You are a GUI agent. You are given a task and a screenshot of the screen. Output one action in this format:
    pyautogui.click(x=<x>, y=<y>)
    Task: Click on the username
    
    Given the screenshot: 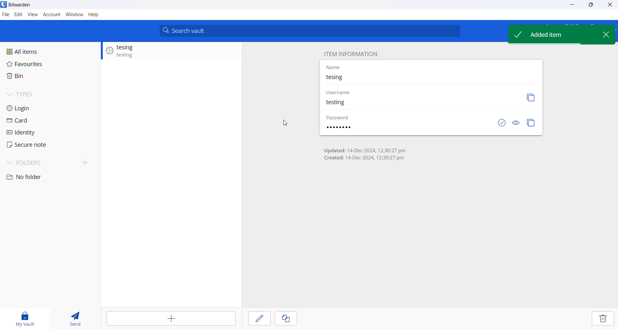 What is the action you would take?
    pyautogui.click(x=350, y=104)
    